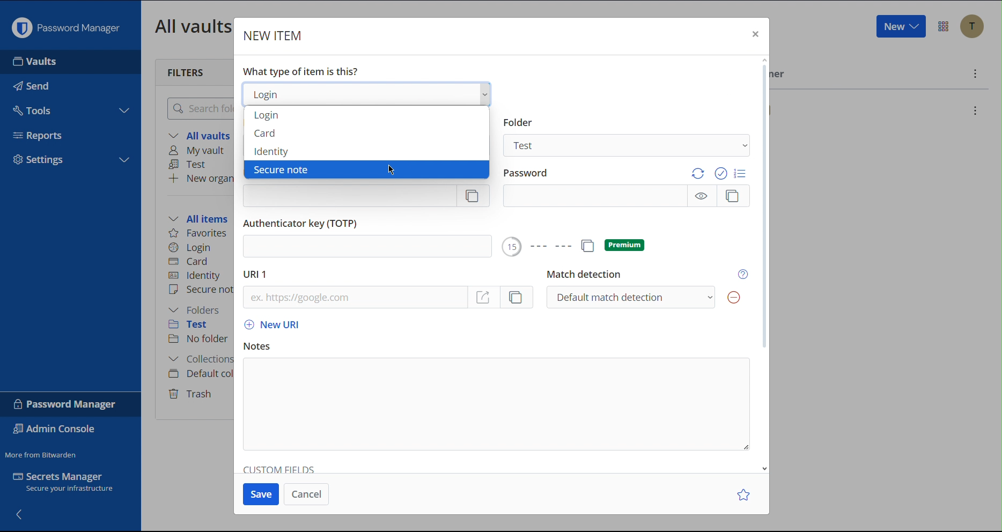  I want to click on add Authenticator Key, so click(365, 247).